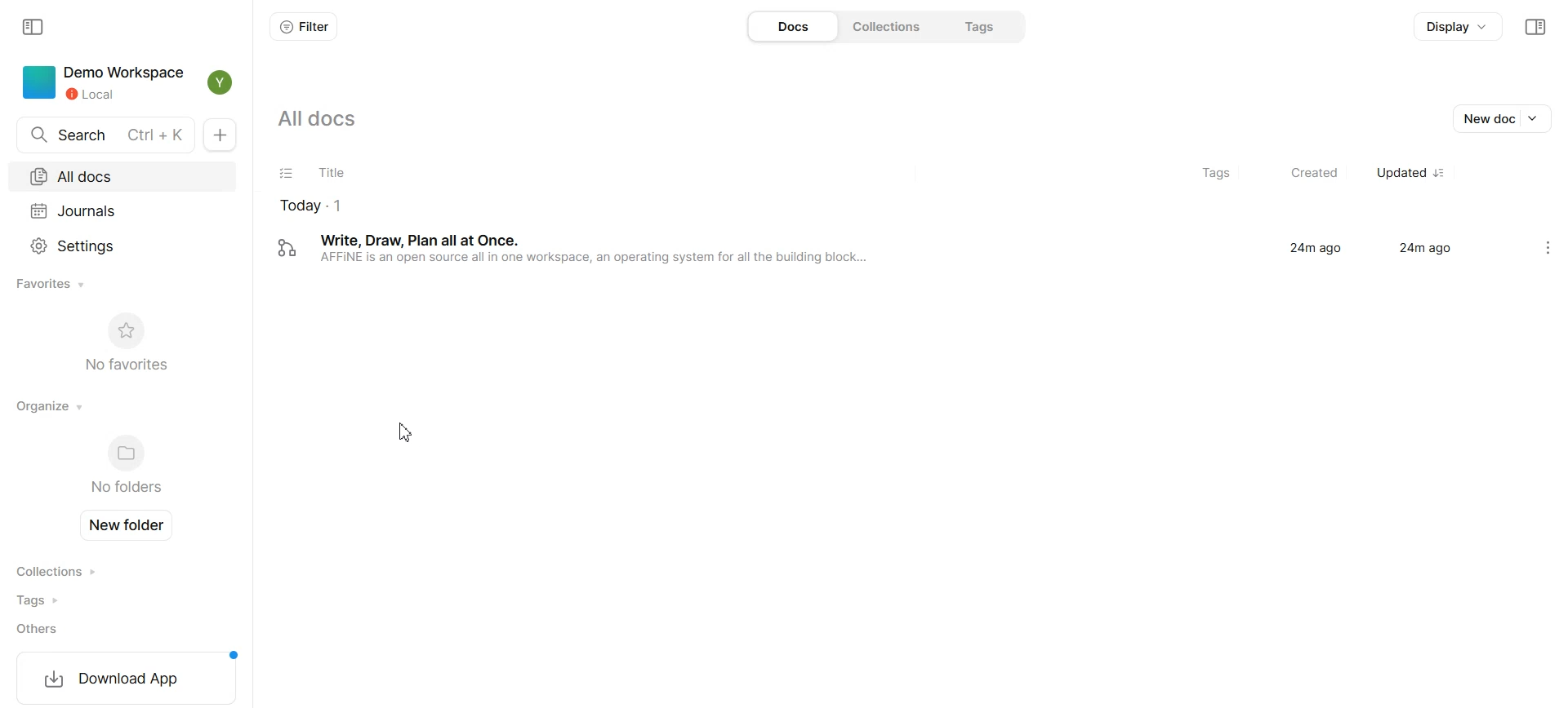 The width and height of the screenshot is (1568, 708). Describe the element at coordinates (1505, 118) in the screenshot. I see `New doc` at that location.